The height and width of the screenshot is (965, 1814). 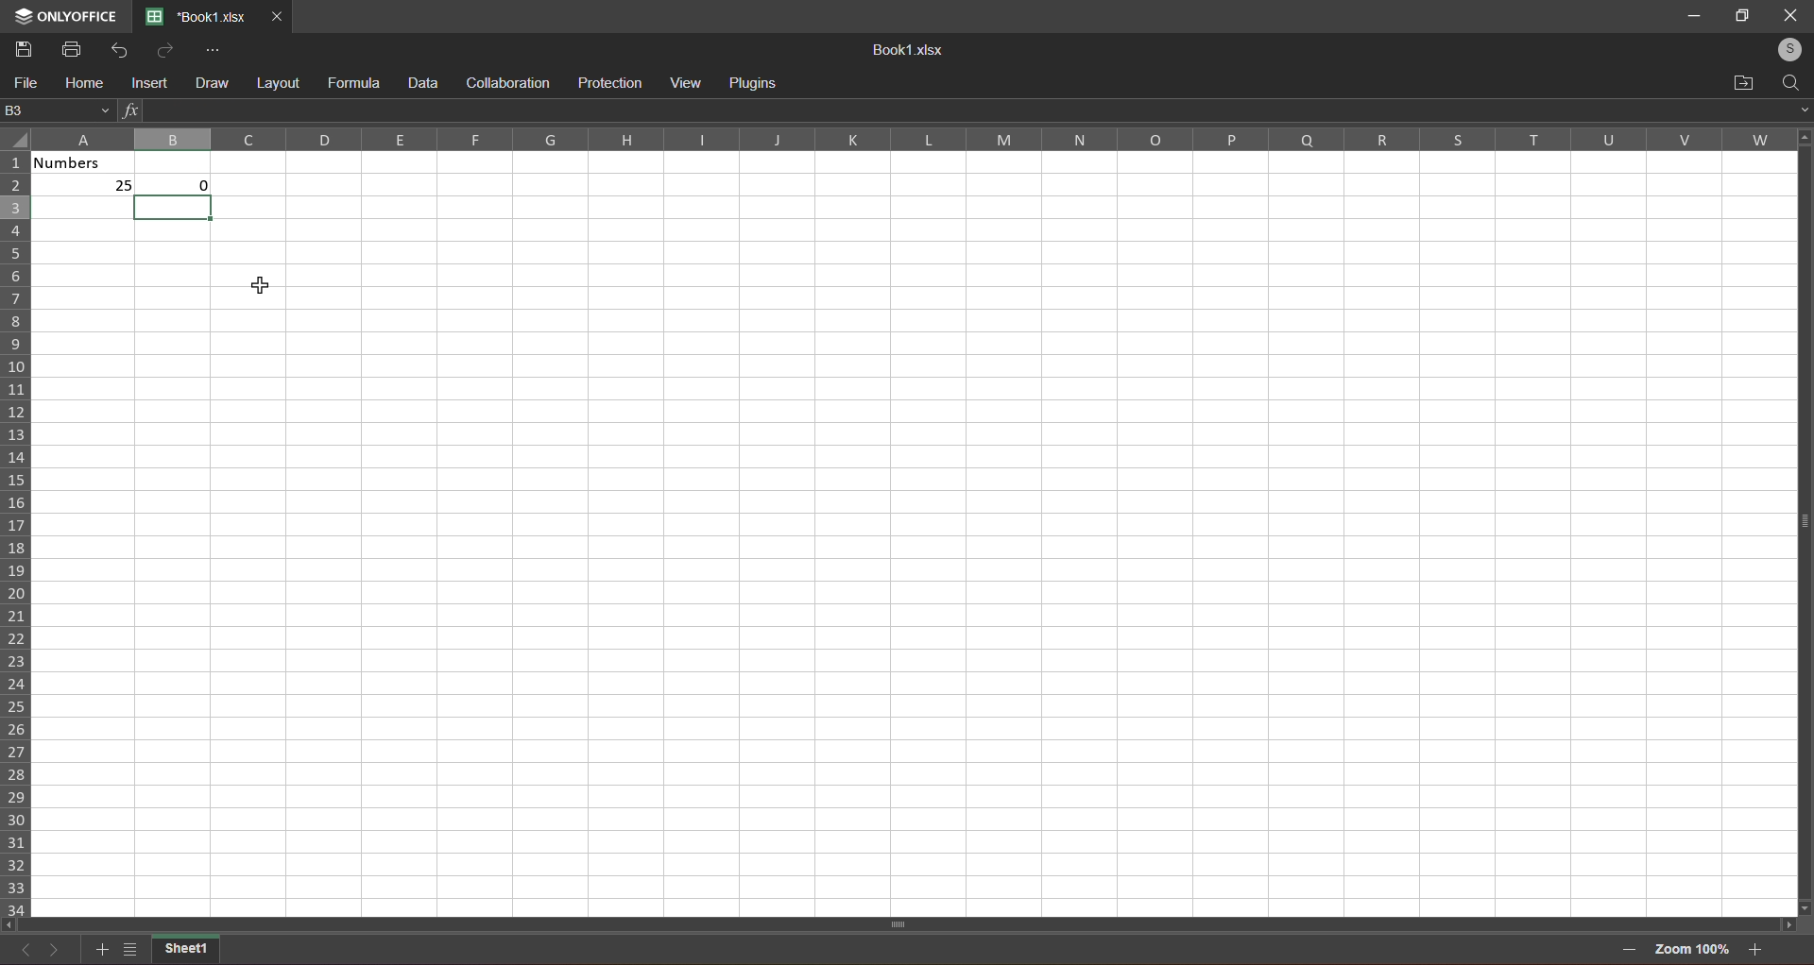 I want to click on layout, so click(x=277, y=82).